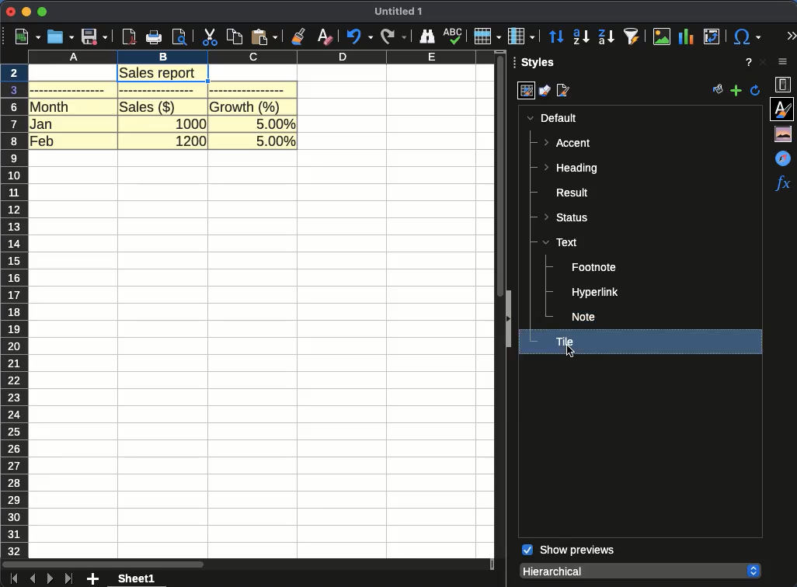  I want to click on redo, so click(394, 37).